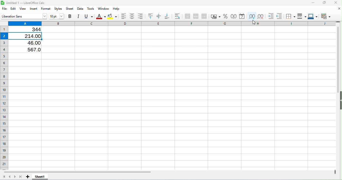 The width and height of the screenshot is (342, 180). Describe the element at coordinates (24, 9) in the screenshot. I see `View` at that location.